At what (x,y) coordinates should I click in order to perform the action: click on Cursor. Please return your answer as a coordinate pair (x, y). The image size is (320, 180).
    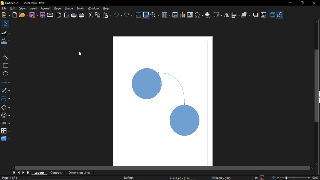
    Looking at the image, I should click on (81, 53).